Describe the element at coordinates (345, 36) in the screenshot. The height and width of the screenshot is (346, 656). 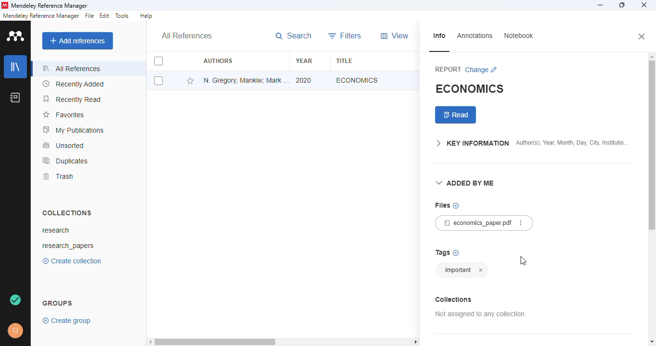
I see `filters` at that location.